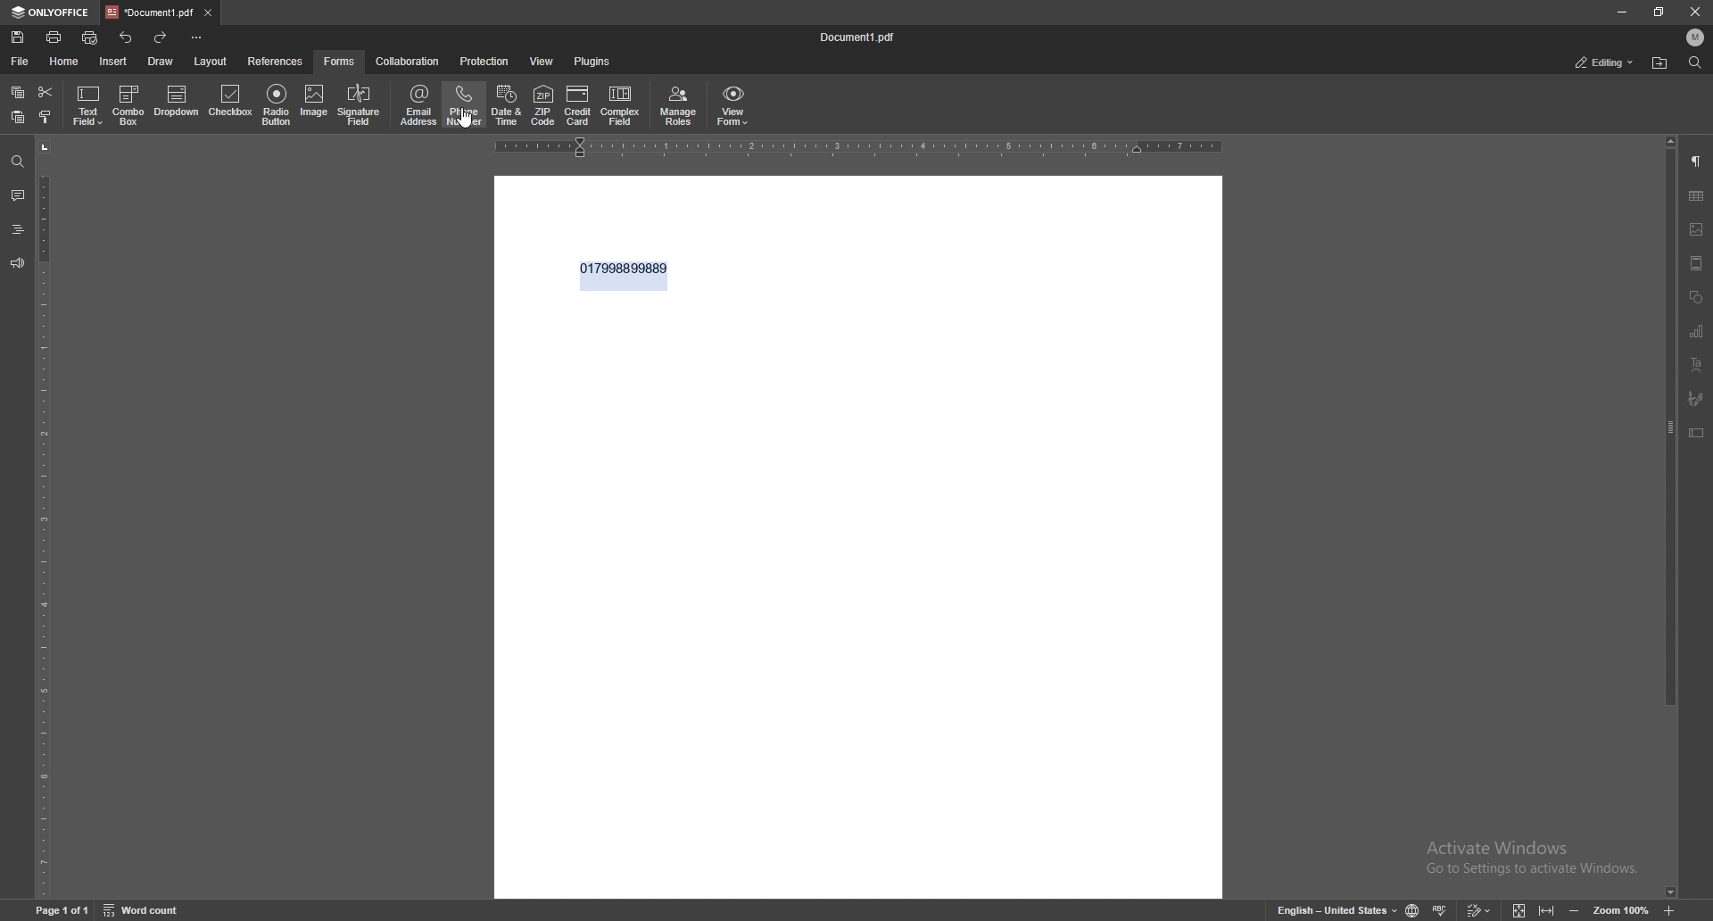 The image size is (1713, 921). What do you see at coordinates (17, 162) in the screenshot?
I see `find` at bounding box center [17, 162].